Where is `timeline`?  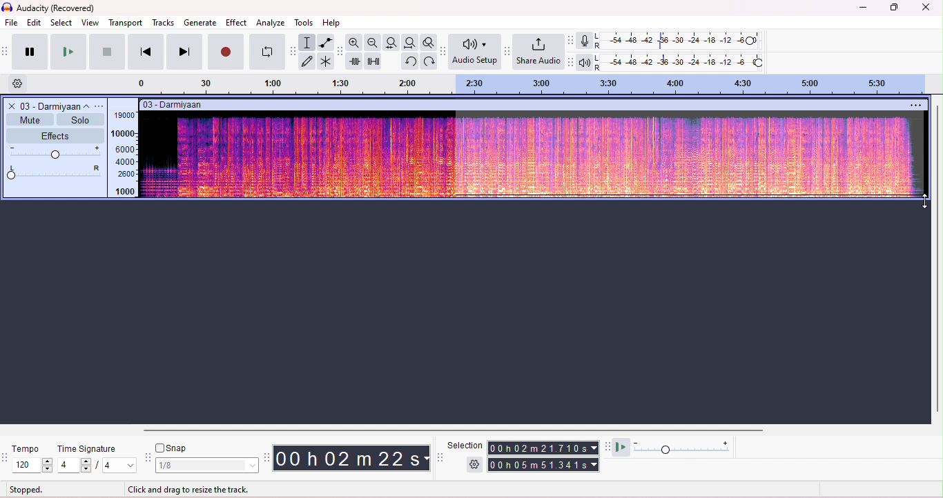
timeline is located at coordinates (538, 84).